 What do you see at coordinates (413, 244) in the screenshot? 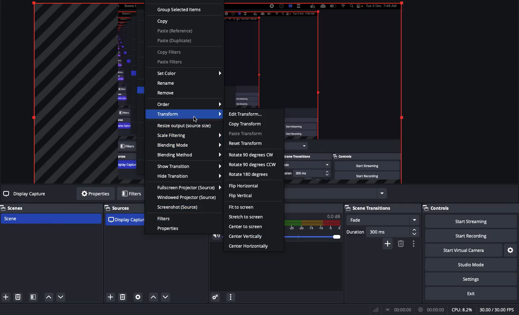
I see `Transition properties` at bounding box center [413, 244].